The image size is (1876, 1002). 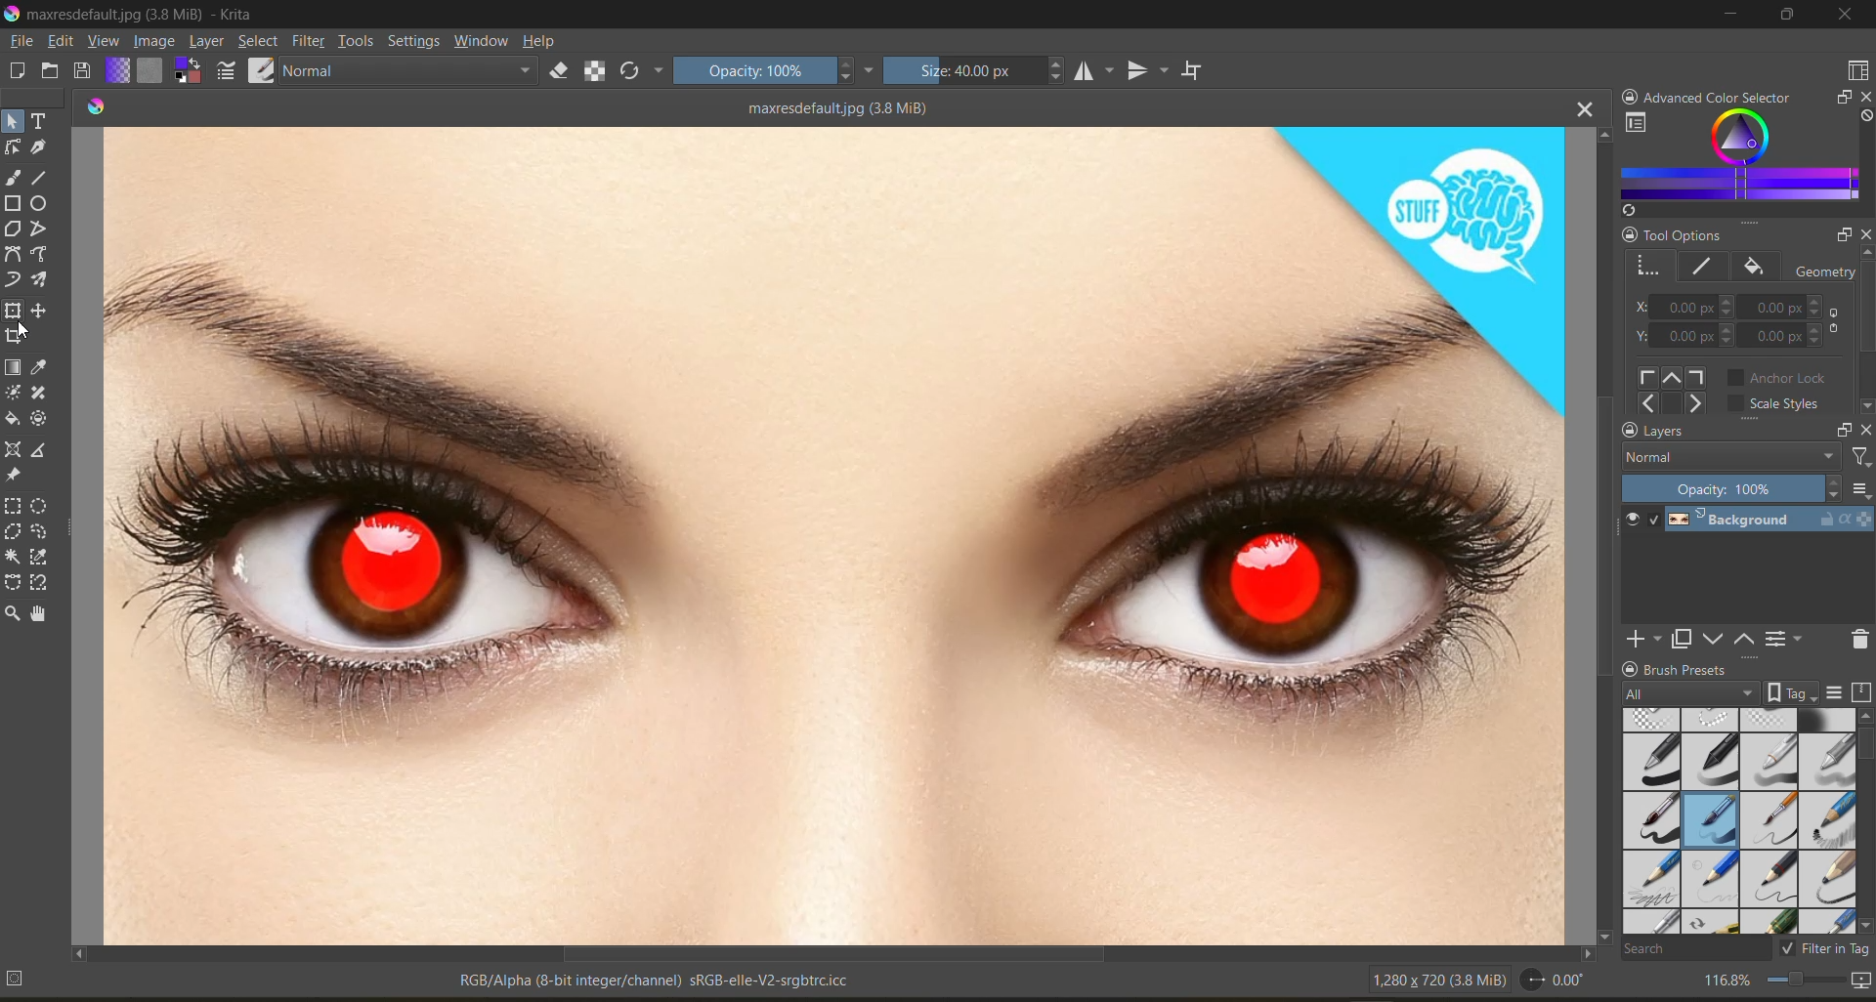 I want to click on tool, so click(x=13, y=368).